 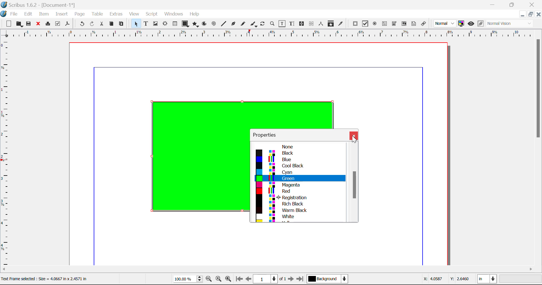 I want to click on Registration, so click(x=299, y=197).